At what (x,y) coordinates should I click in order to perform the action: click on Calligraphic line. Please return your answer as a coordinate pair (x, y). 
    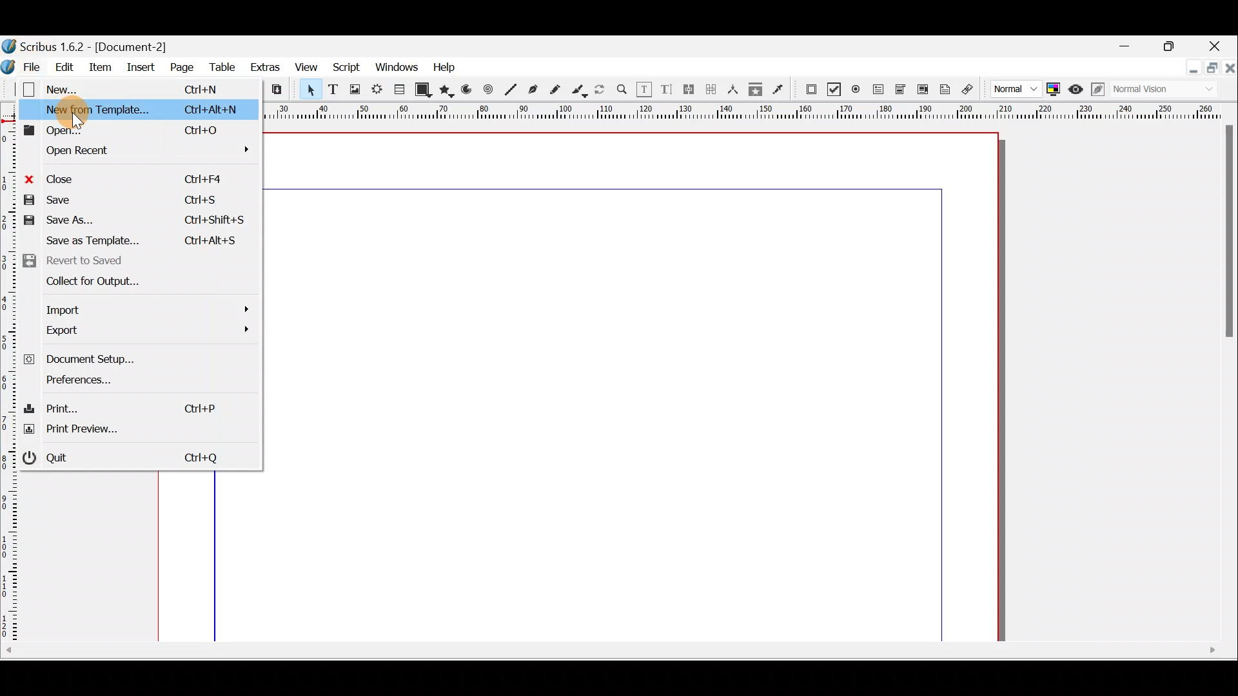
    Looking at the image, I should click on (581, 91).